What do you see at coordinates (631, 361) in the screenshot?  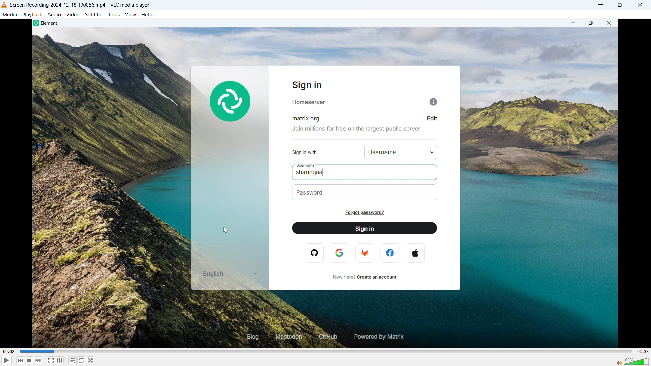 I see `volume bar` at bounding box center [631, 361].